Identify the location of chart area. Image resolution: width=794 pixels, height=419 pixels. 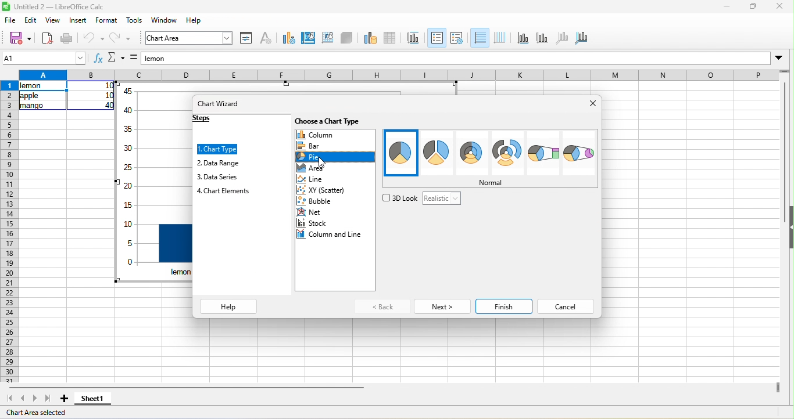
(307, 39).